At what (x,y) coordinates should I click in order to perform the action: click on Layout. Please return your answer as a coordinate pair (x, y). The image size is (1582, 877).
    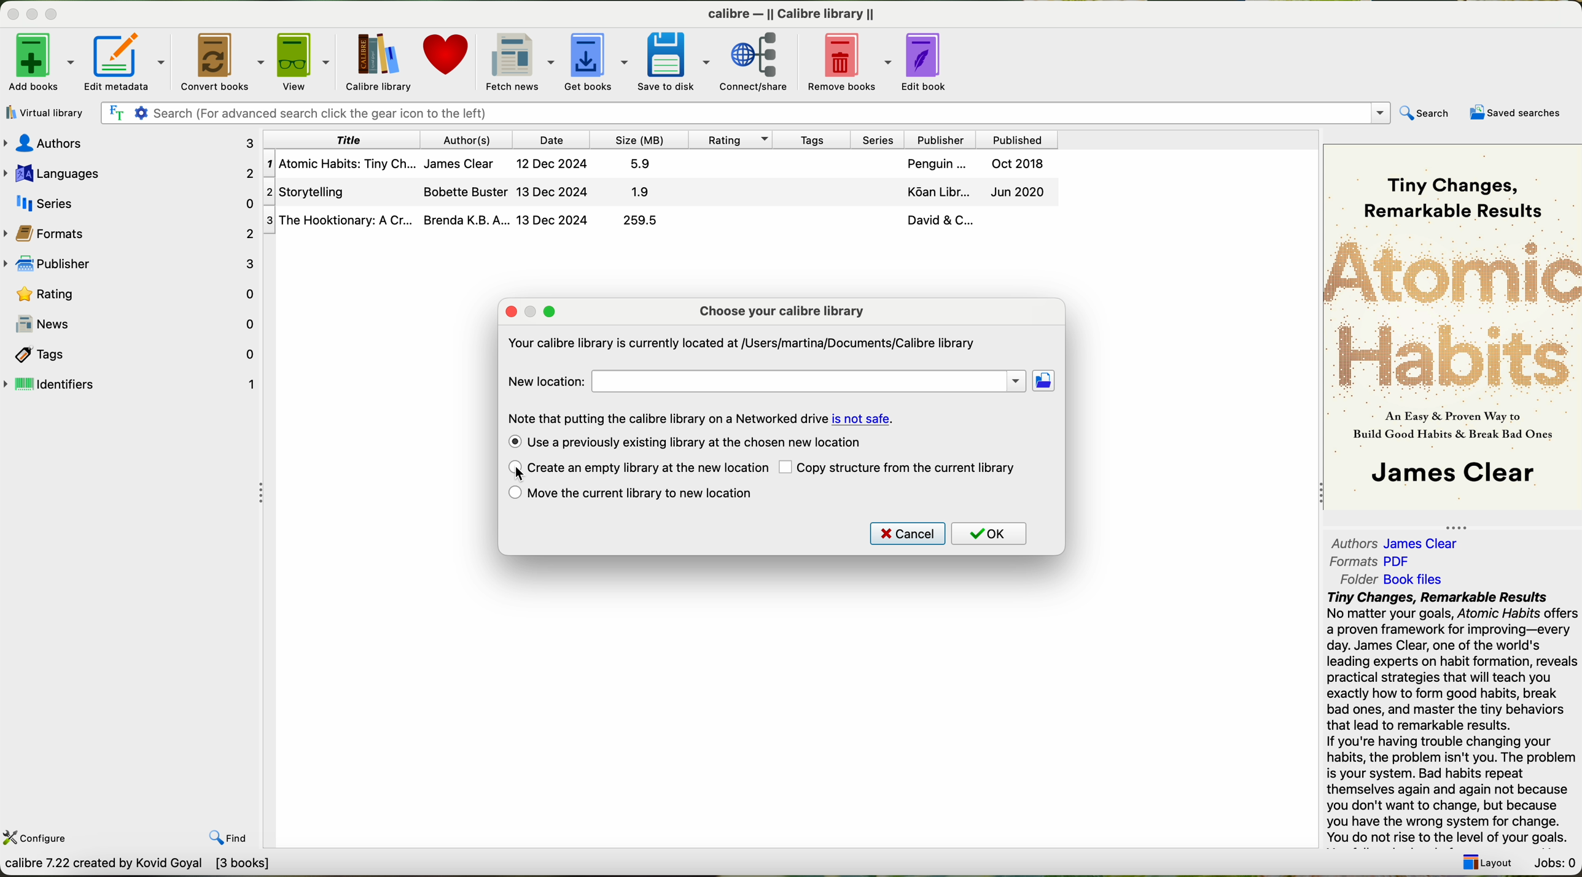
    Looking at the image, I should click on (1484, 859).